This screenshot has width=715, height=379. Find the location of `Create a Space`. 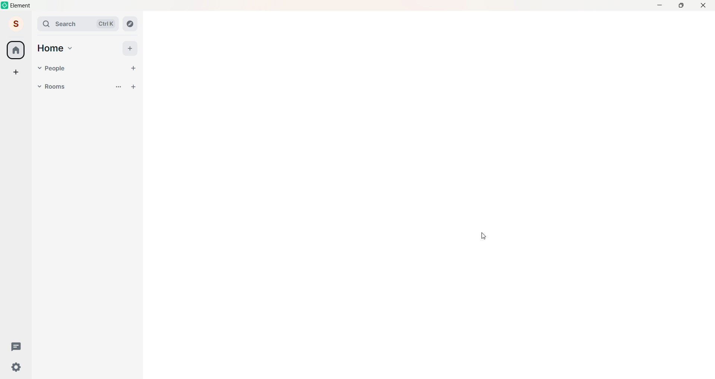

Create a Space is located at coordinates (15, 71).